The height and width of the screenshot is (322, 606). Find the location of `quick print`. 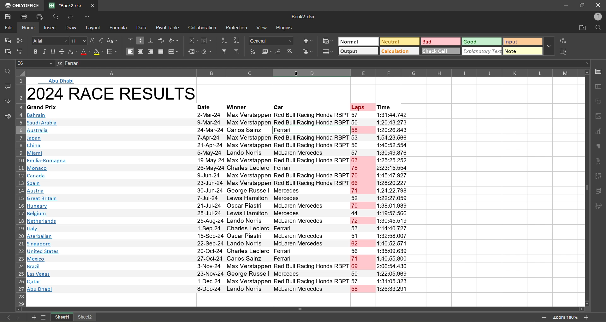

quick print is located at coordinates (39, 16).